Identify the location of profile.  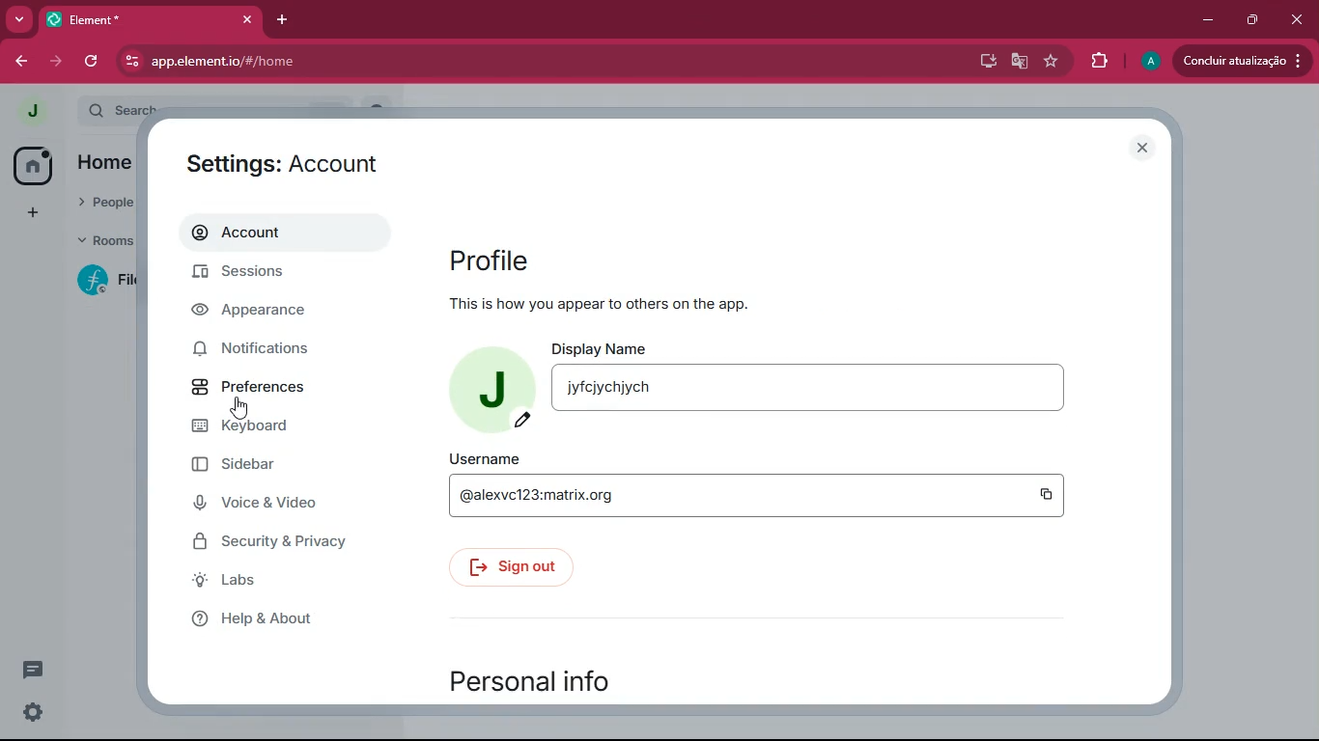
(491, 258).